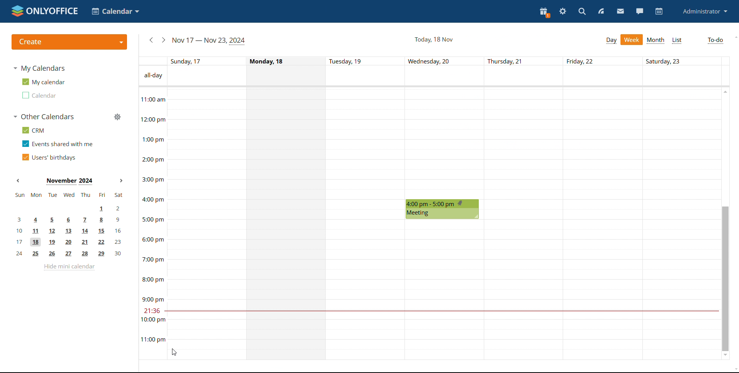  Describe the element at coordinates (43, 11) in the screenshot. I see `logo` at that location.